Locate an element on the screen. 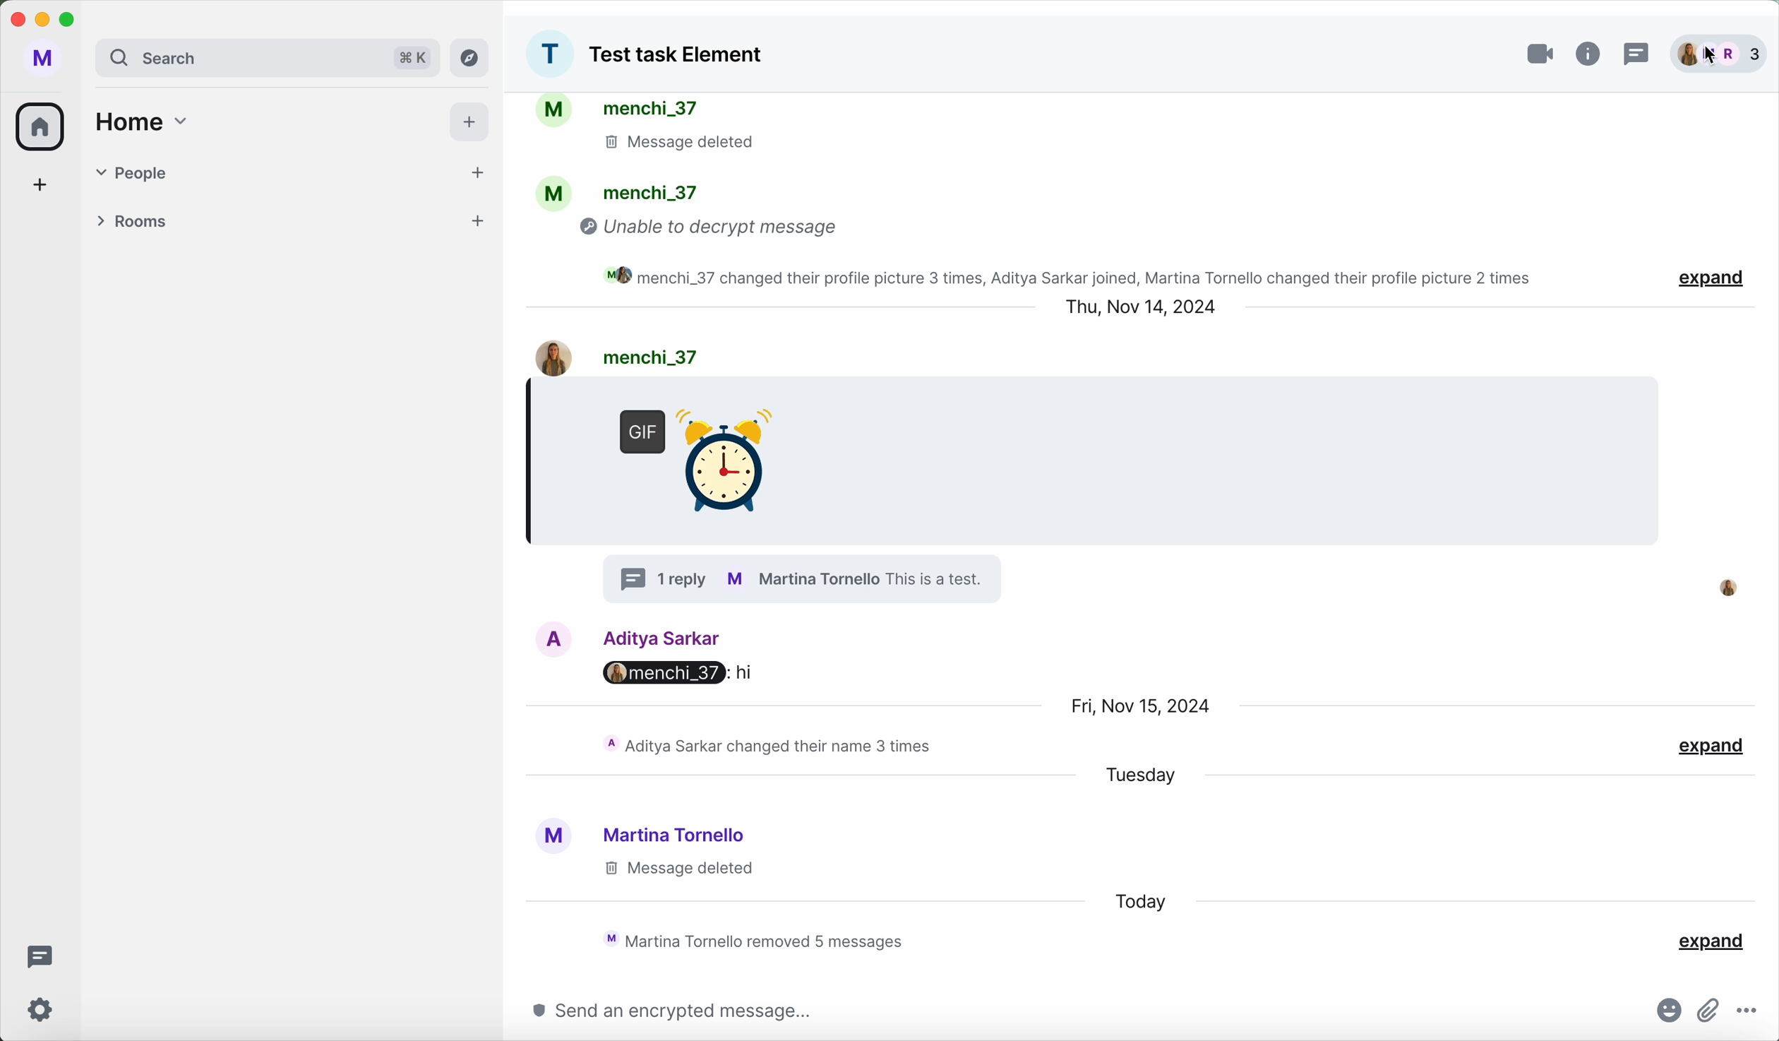 This screenshot has width=1779, height=1041. activity chat is located at coordinates (770, 746).